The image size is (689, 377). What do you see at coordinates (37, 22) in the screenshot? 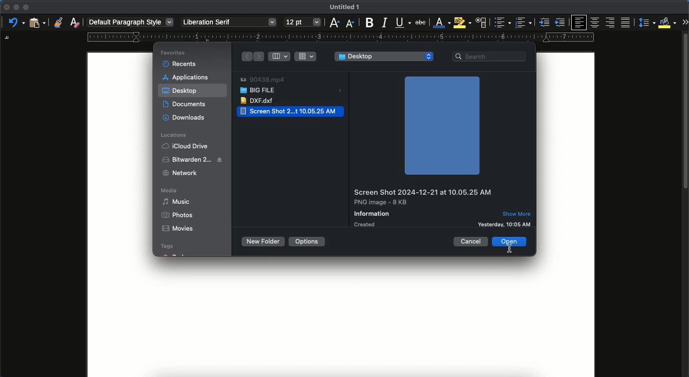
I see `paste` at bounding box center [37, 22].